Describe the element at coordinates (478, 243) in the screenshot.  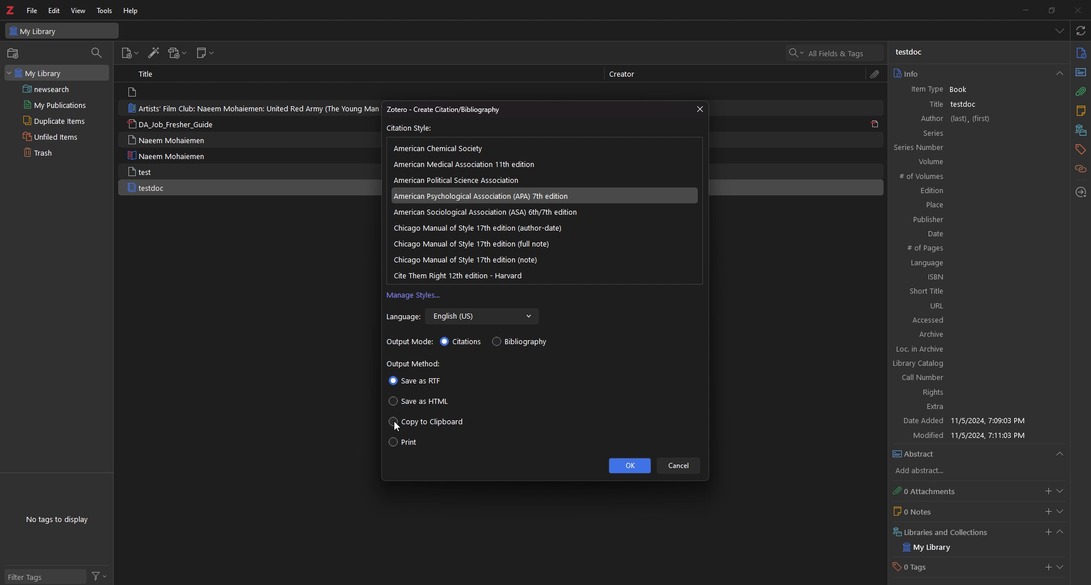
I see `chicago manual of style full note` at that location.